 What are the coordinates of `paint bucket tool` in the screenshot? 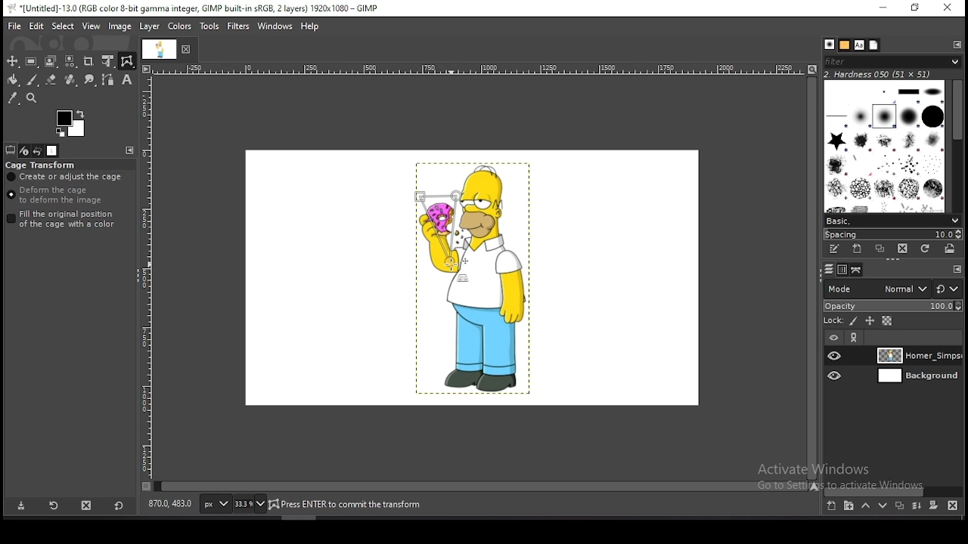 It's located at (13, 79).